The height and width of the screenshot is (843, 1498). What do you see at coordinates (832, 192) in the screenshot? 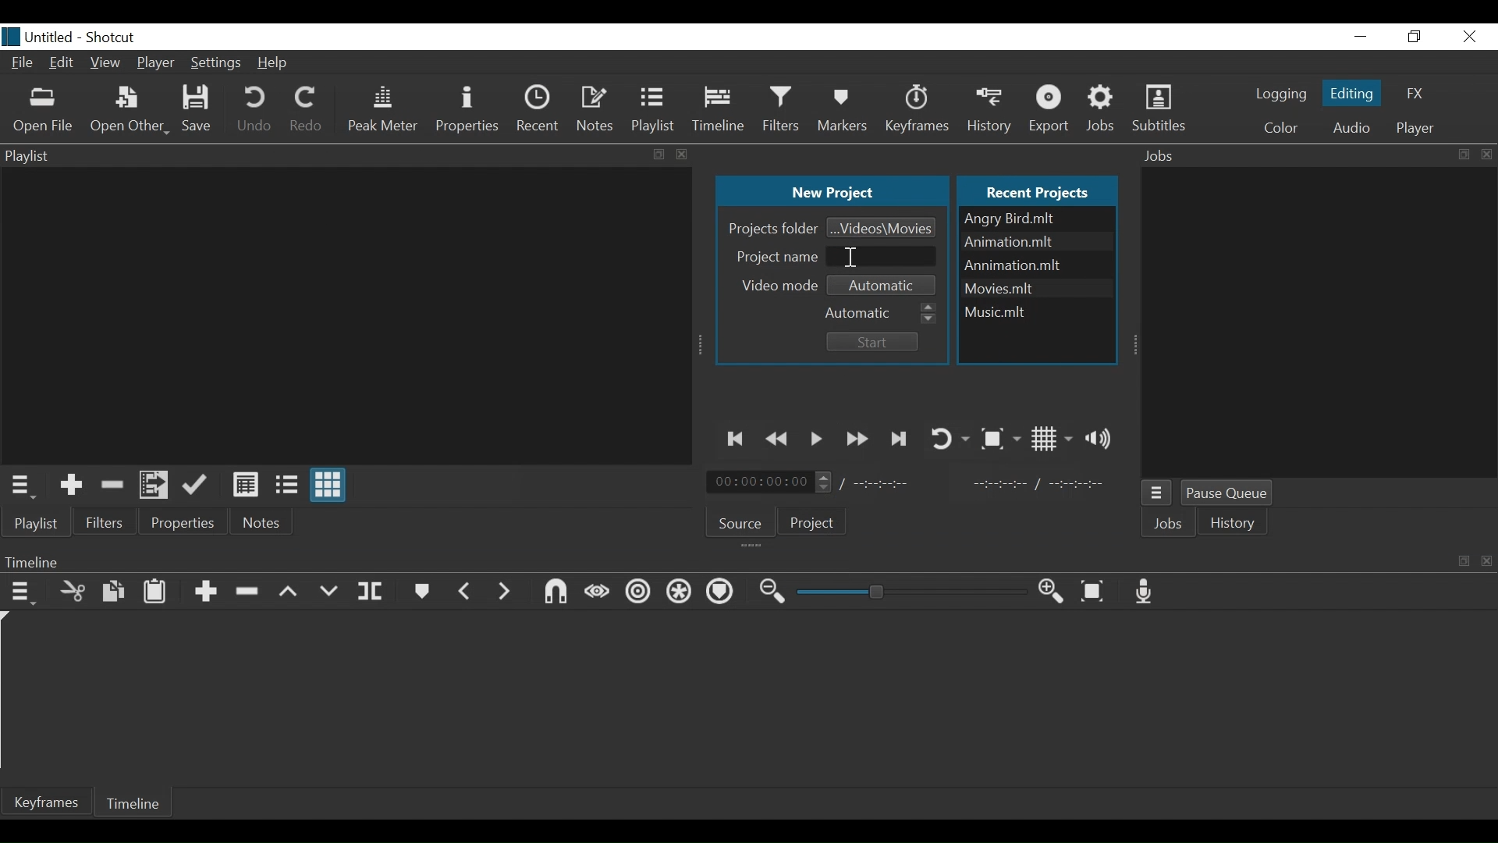
I see `New Project` at bounding box center [832, 192].